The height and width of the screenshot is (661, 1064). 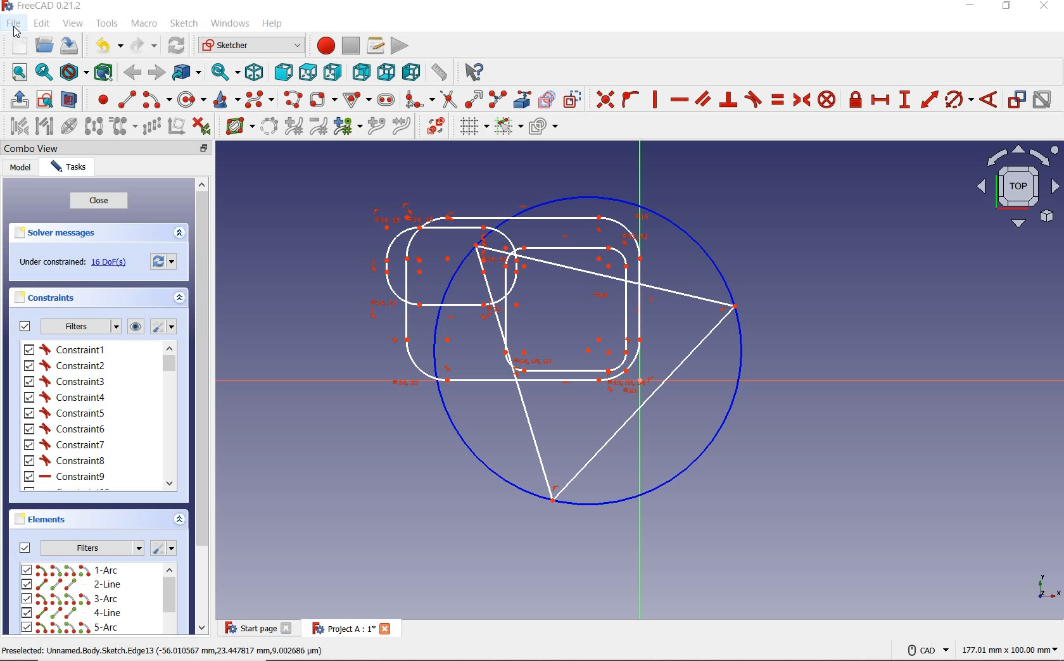 What do you see at coordinates (205, 148) in the screenshot?
I see `restore down` at bounding box center [205, 148].